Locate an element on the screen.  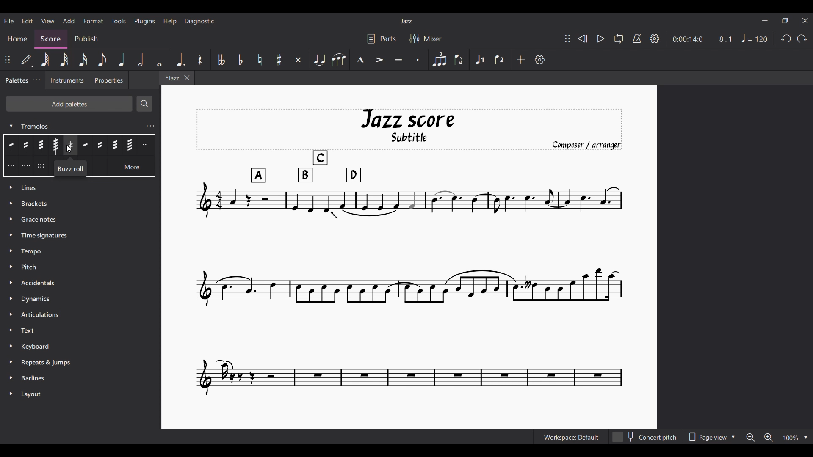
*Jazz - Current tab is located at coordinates (171, 77).